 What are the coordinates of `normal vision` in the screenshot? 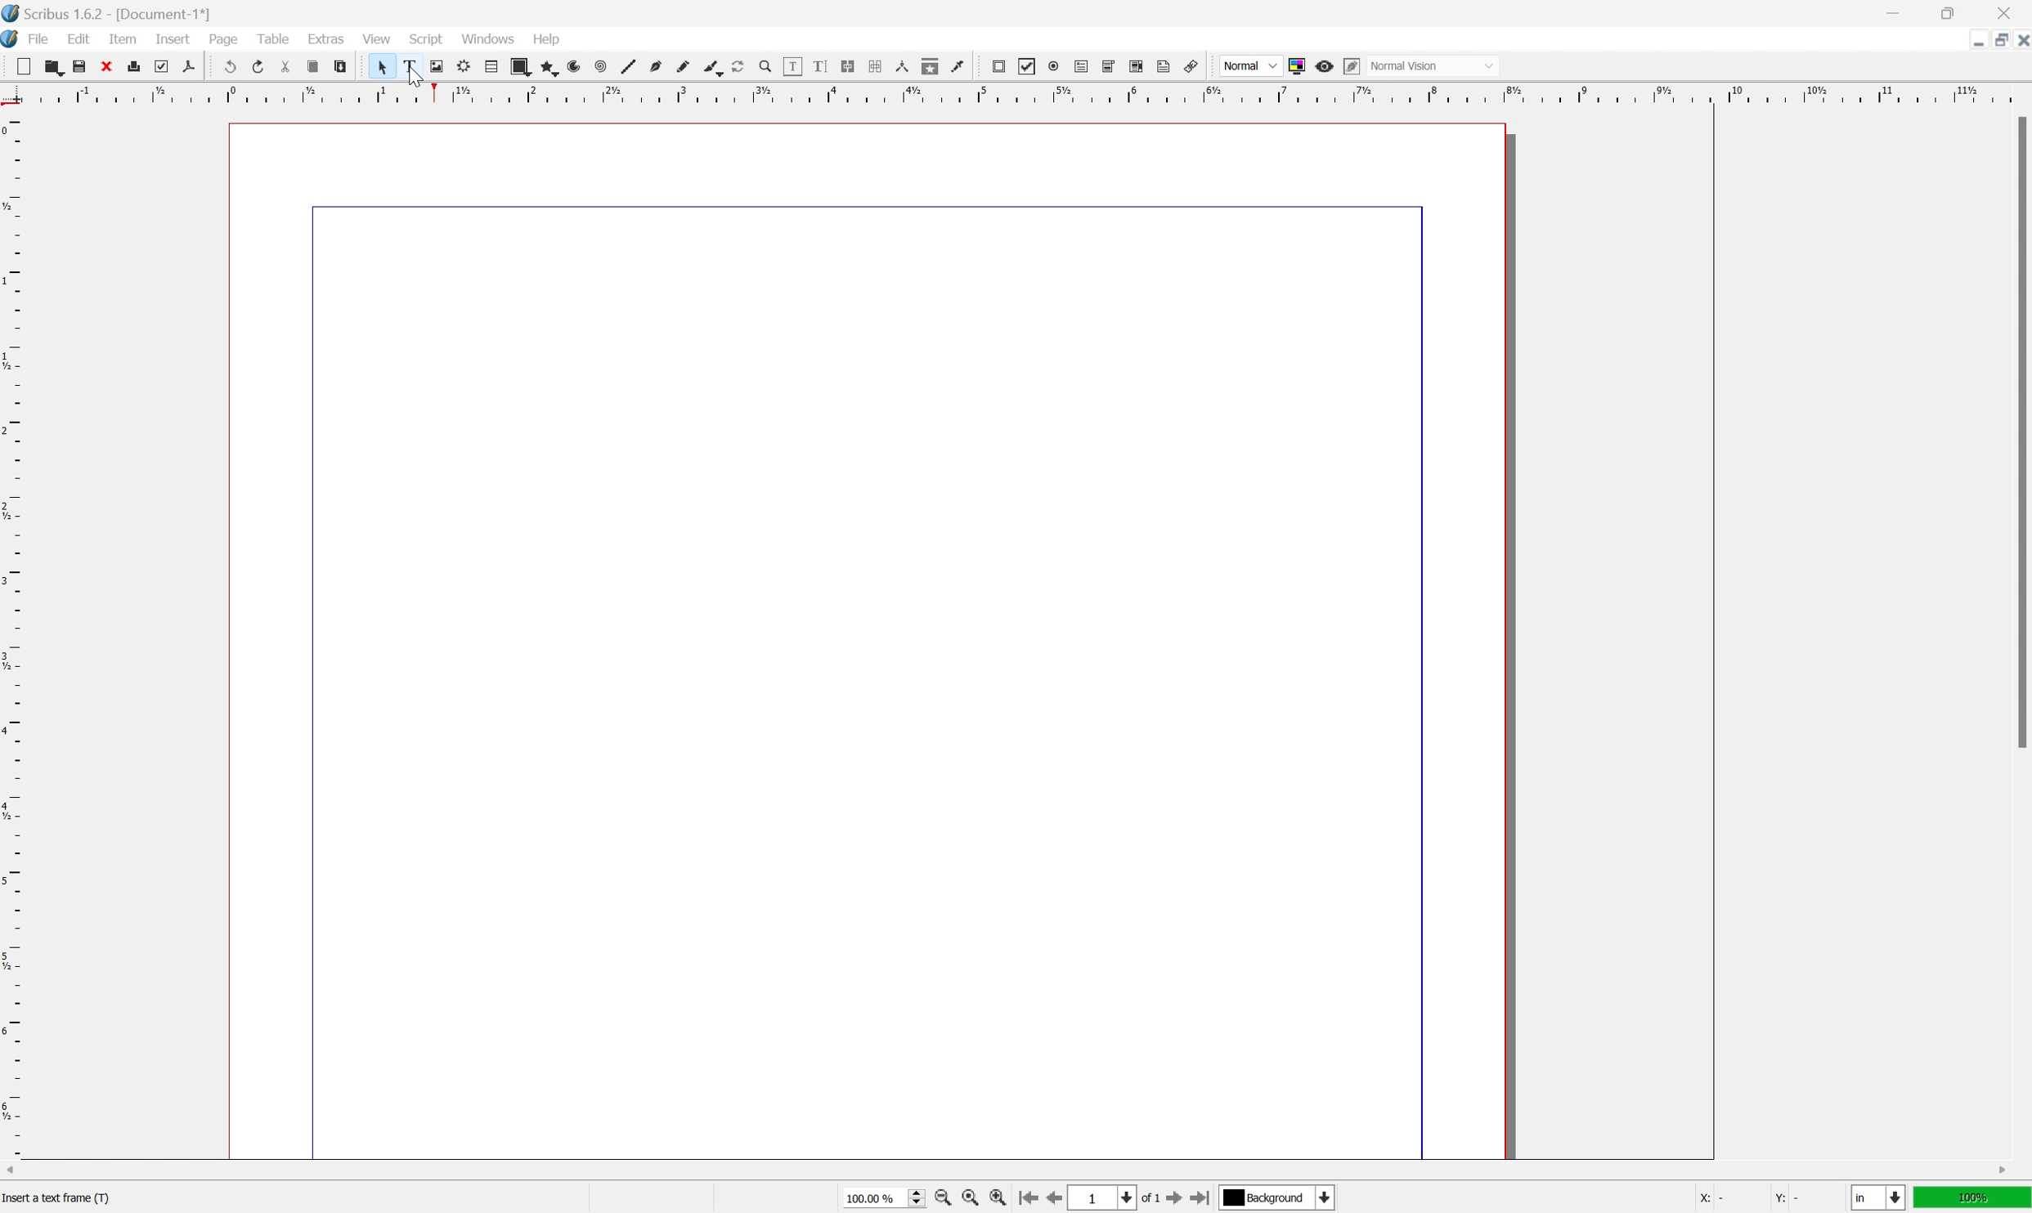 It's located at (1433, 65).